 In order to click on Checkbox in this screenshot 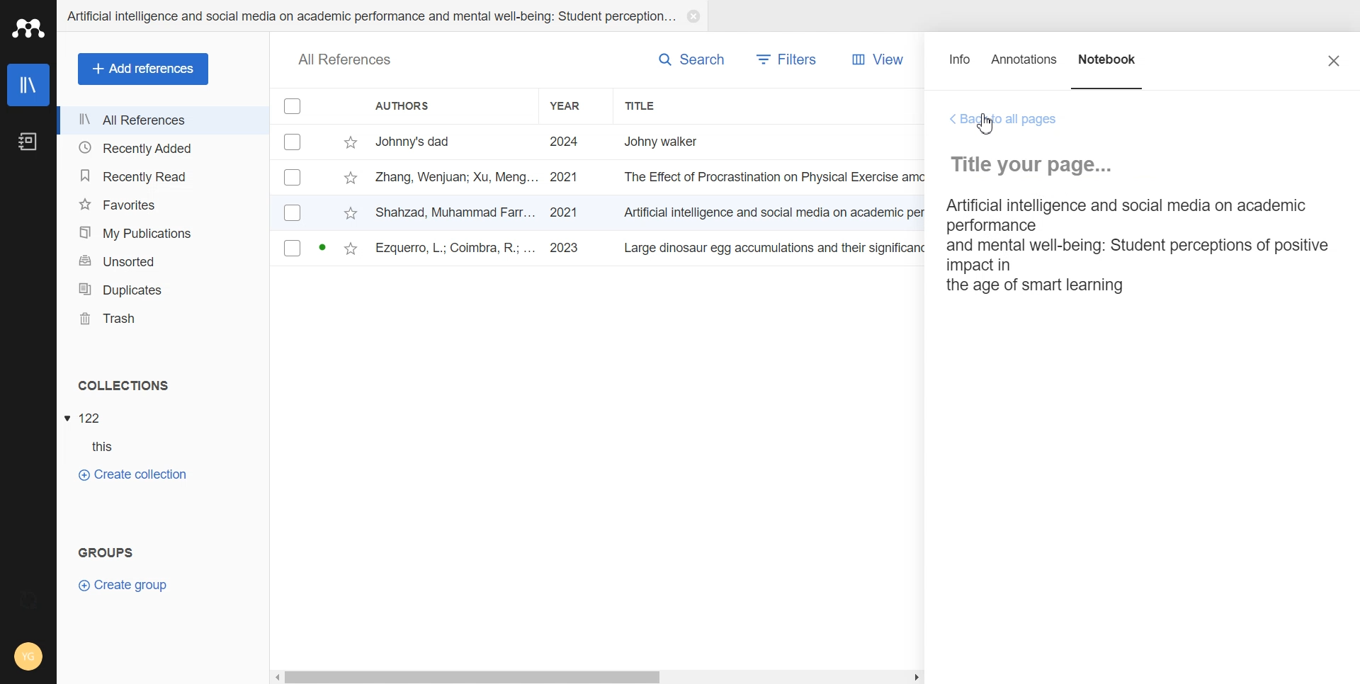, I will do `click(293, 248)`.